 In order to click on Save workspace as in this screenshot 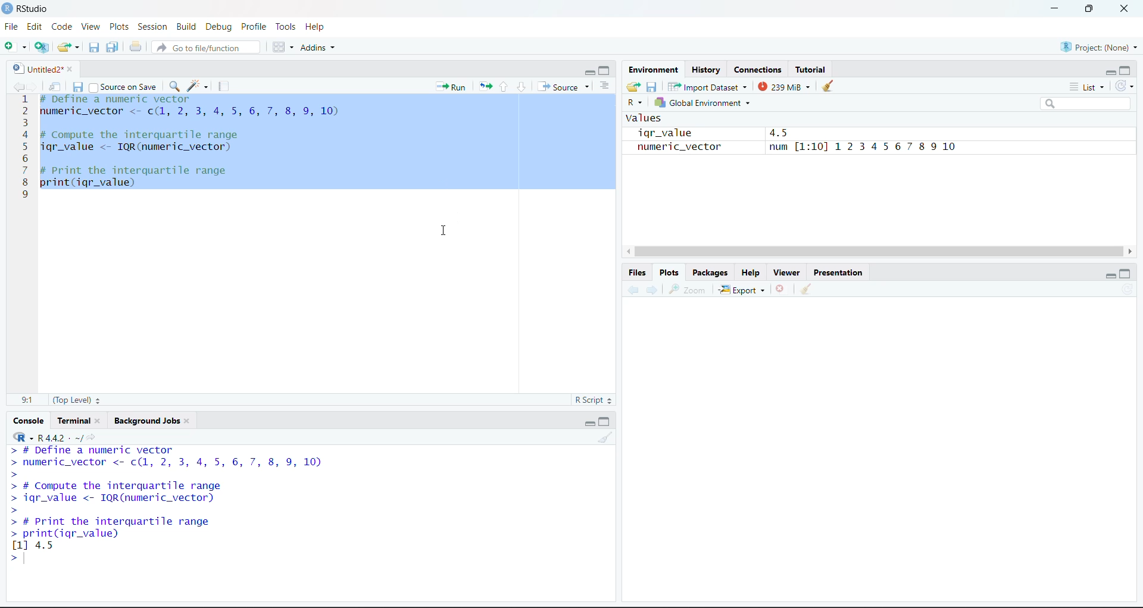, I will do `click(652, 88)`.